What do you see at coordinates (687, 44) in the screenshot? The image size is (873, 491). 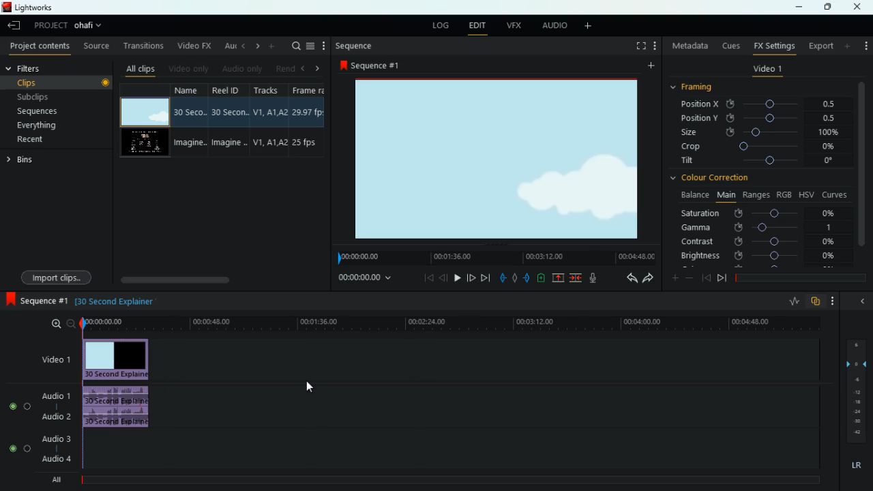 I see `metadata` at bounding box center [687, 44].